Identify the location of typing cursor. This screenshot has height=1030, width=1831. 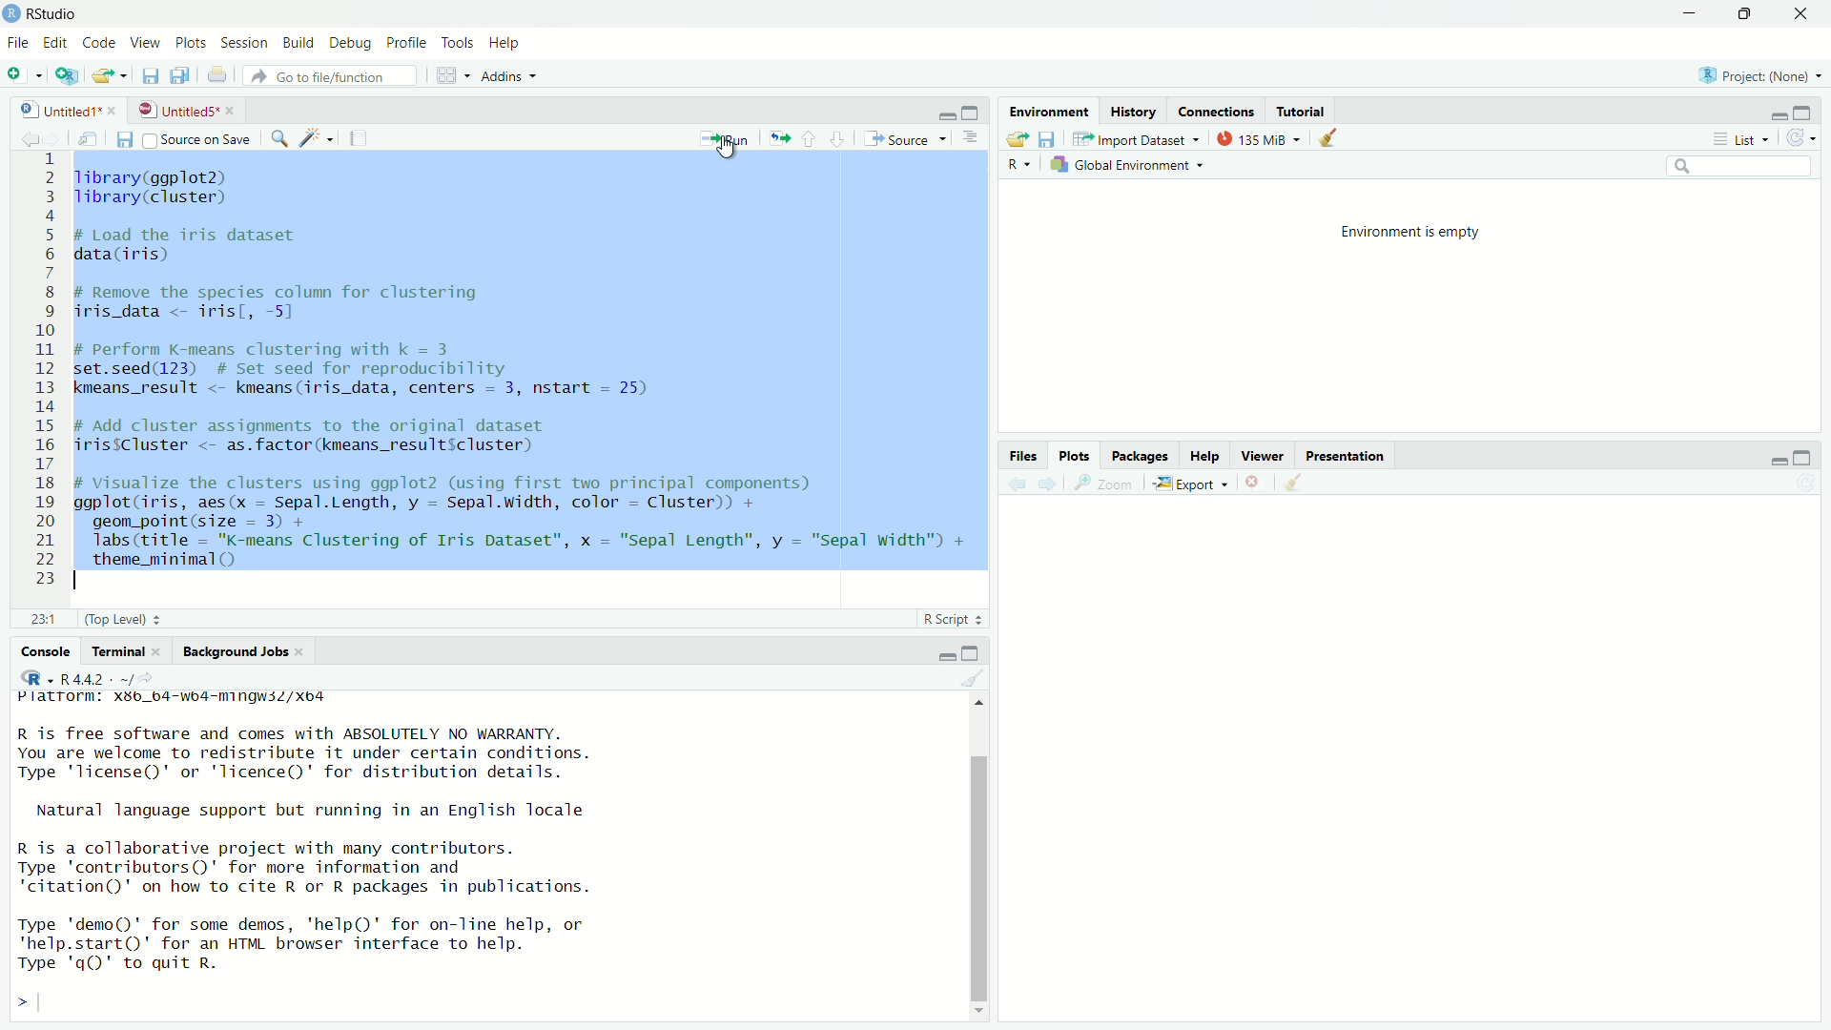
(51, 1005).